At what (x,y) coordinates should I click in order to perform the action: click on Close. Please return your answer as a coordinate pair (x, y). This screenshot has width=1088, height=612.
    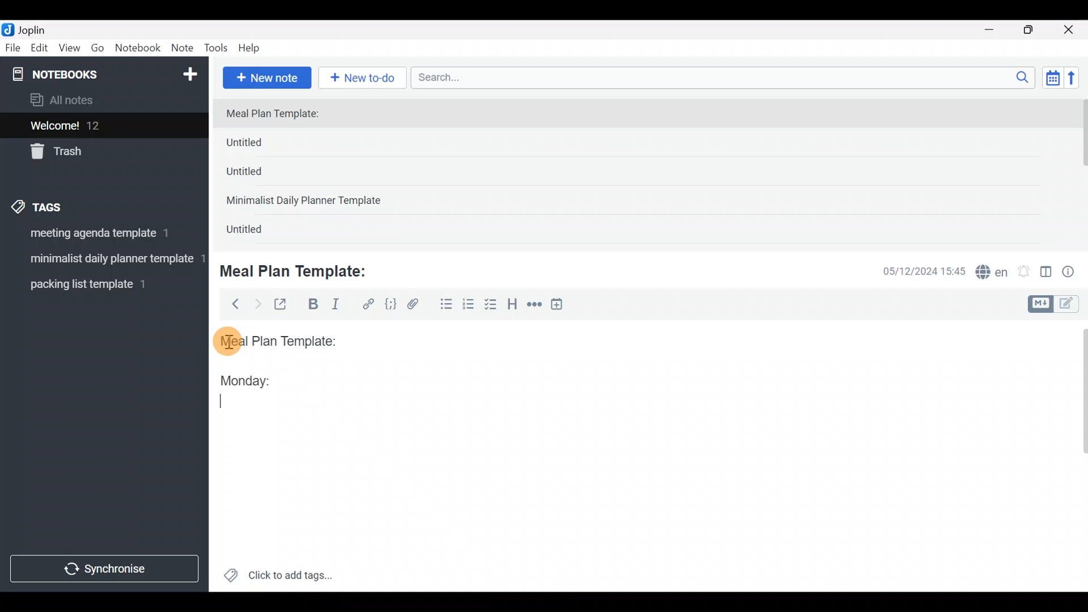
    Looking at the image, I should click on (1070, 31).